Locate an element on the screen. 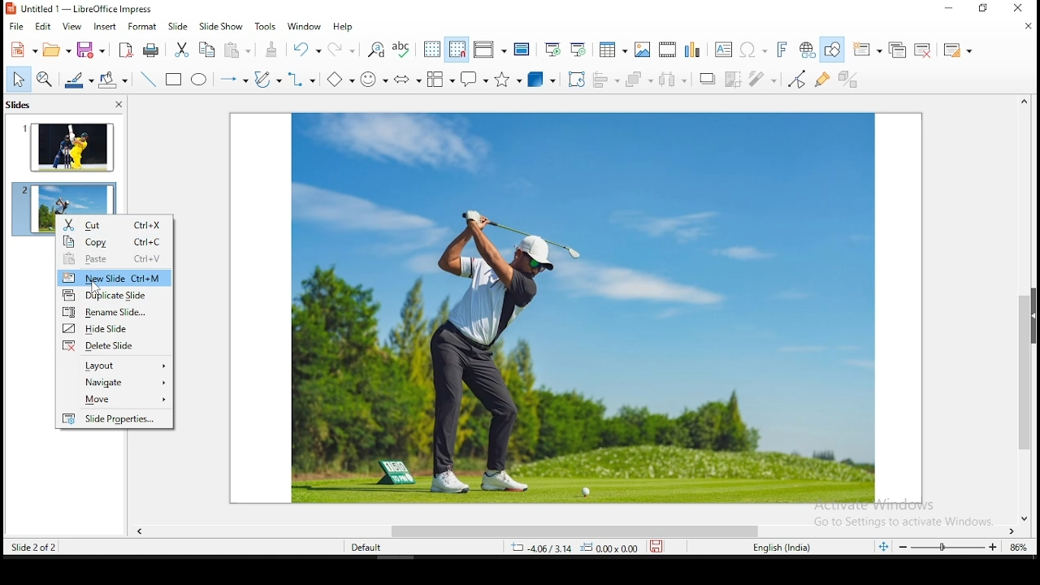  slide 2 of 2 is located at coordinates (37, 547).